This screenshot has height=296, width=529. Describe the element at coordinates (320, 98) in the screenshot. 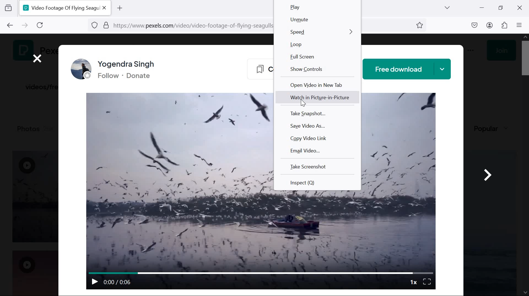

I see `Watch in Picture-in-Picture mode` at that location.